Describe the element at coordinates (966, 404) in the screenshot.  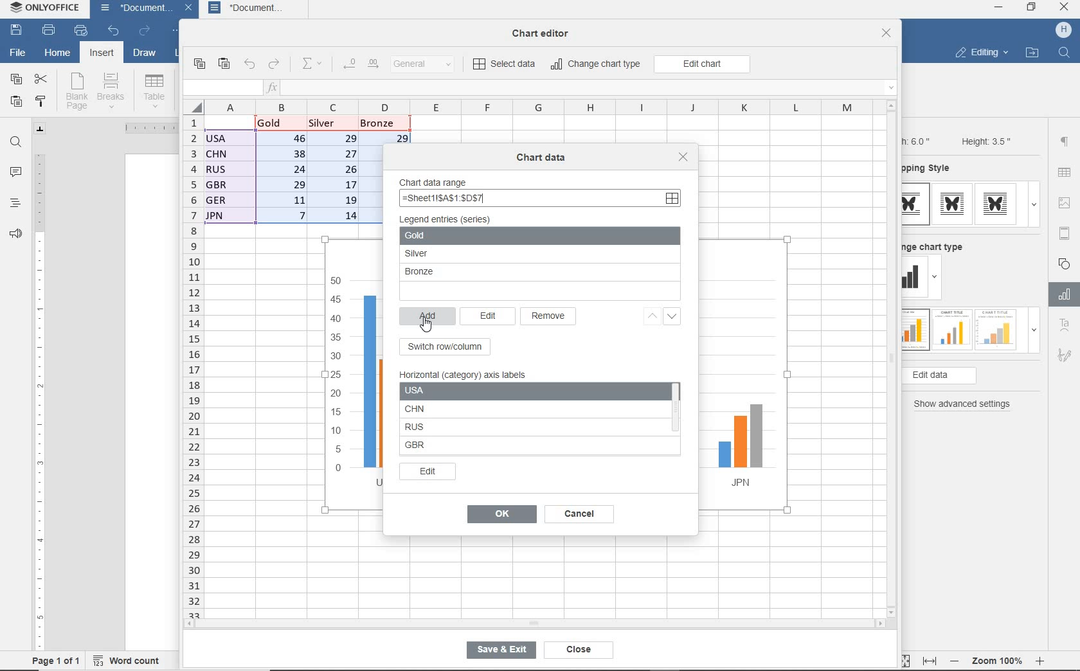
I see `show advanced settings` at that location.